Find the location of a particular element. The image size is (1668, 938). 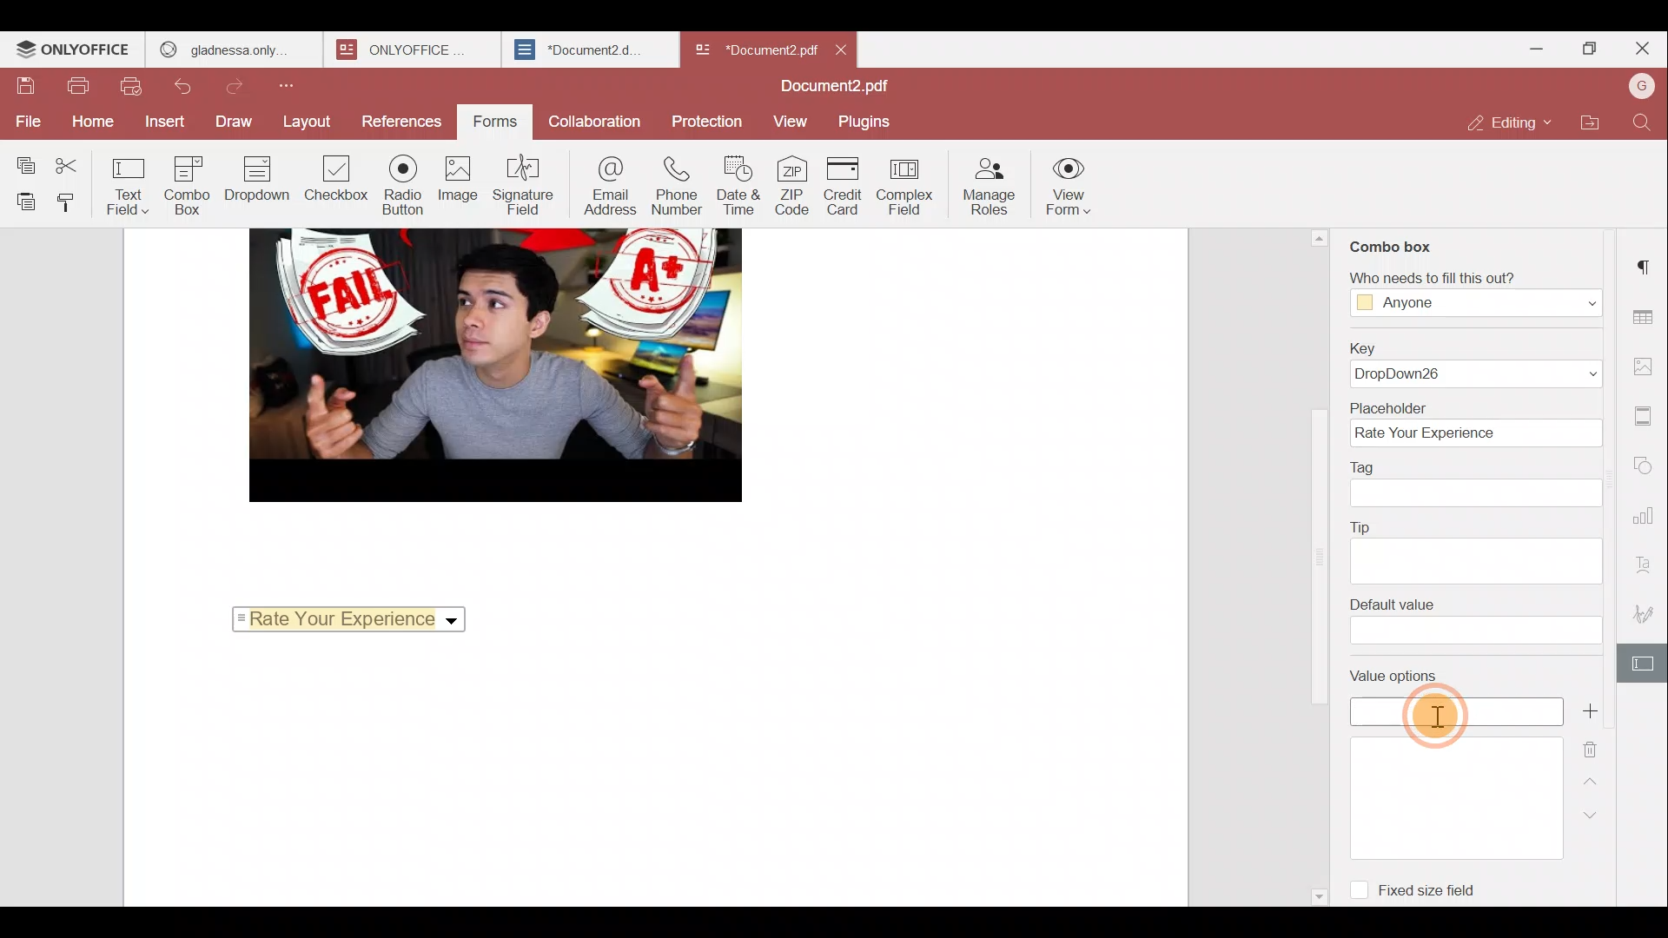

Editing mode is located at coordinates (1507, 124).